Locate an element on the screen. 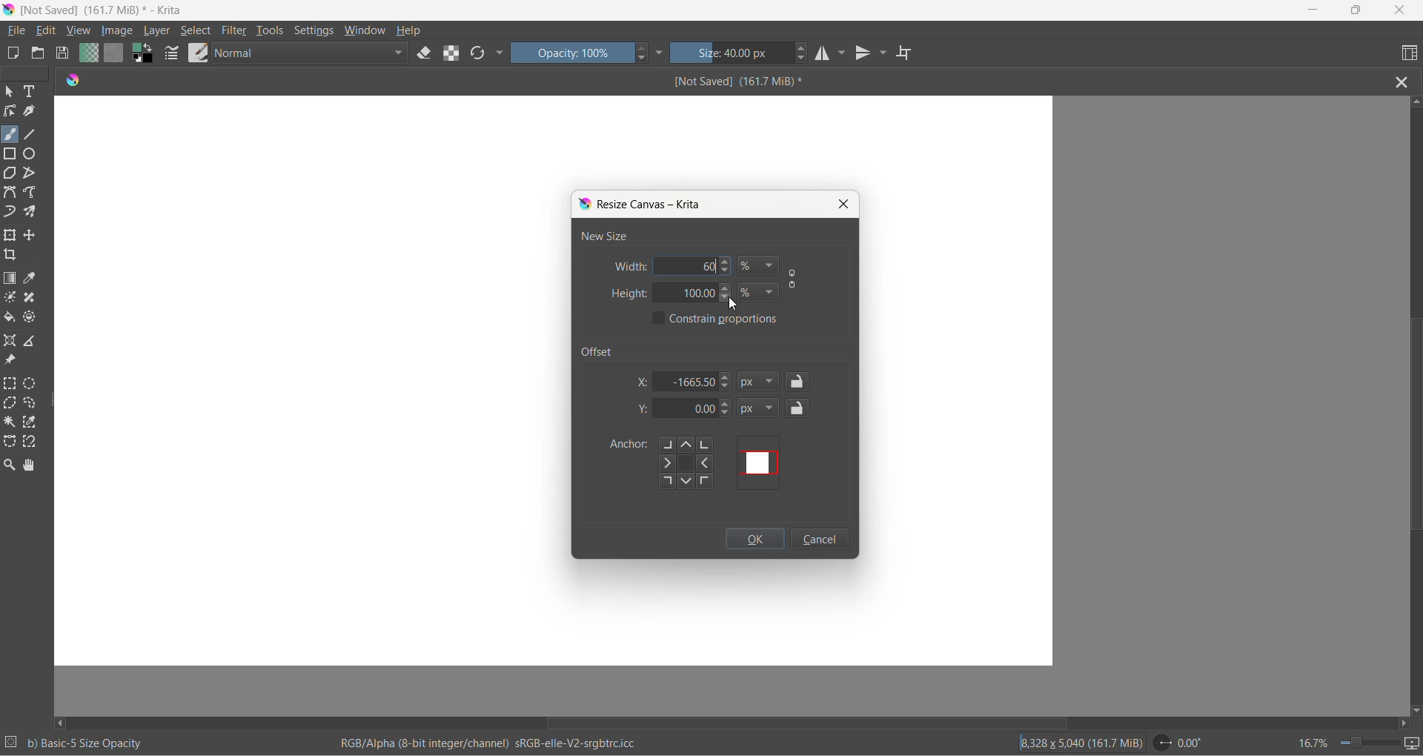 This screenshot has height=756, width=1423. edit shape tool is located at coordinates (10, 111).